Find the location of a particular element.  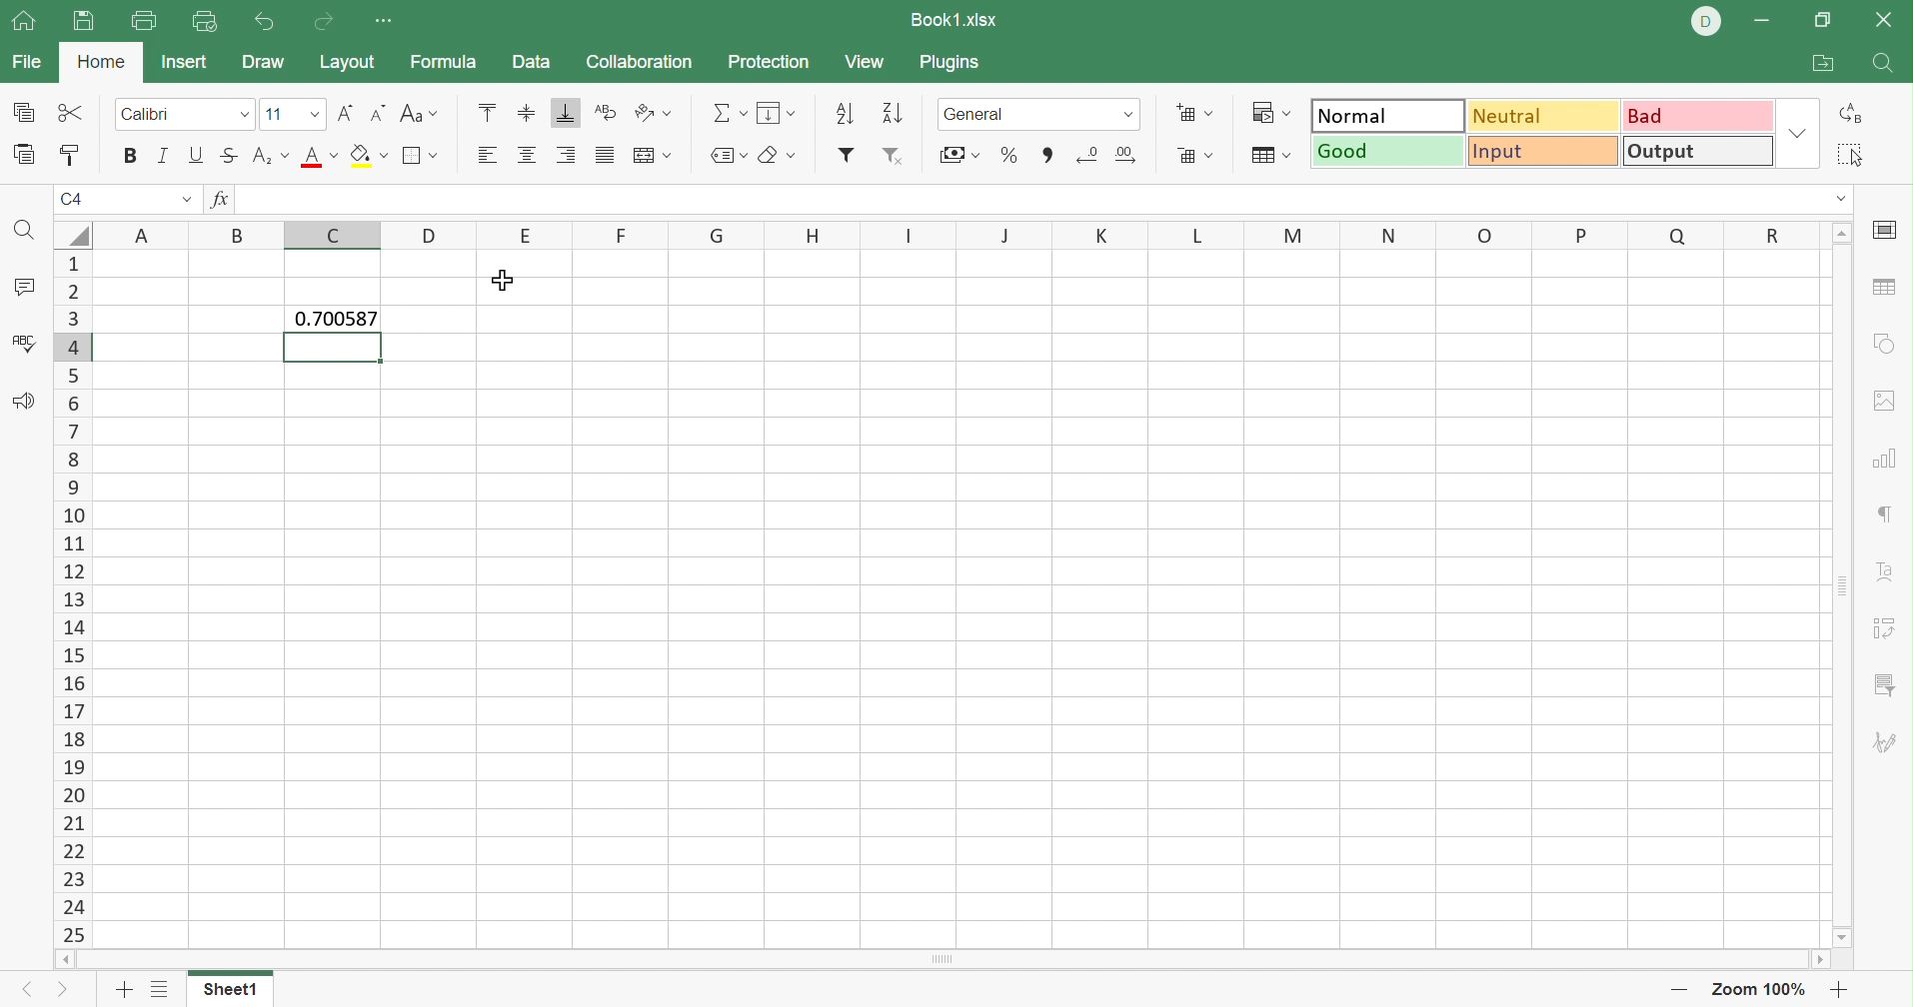

Next is located at coordinates (59, 991).